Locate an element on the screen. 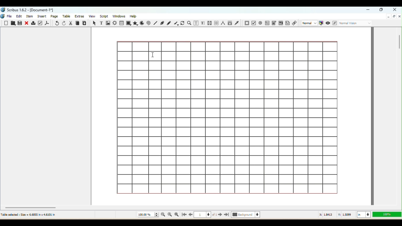 Image resolution: width=402 pixels, height=226 pixels. Redo is located at coordinates (63, 23).